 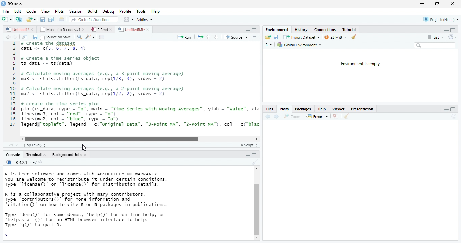 What do you see at coordinates (338, 109) in the screenshot?
I see `Viewer` at bounding box center [338, 109].